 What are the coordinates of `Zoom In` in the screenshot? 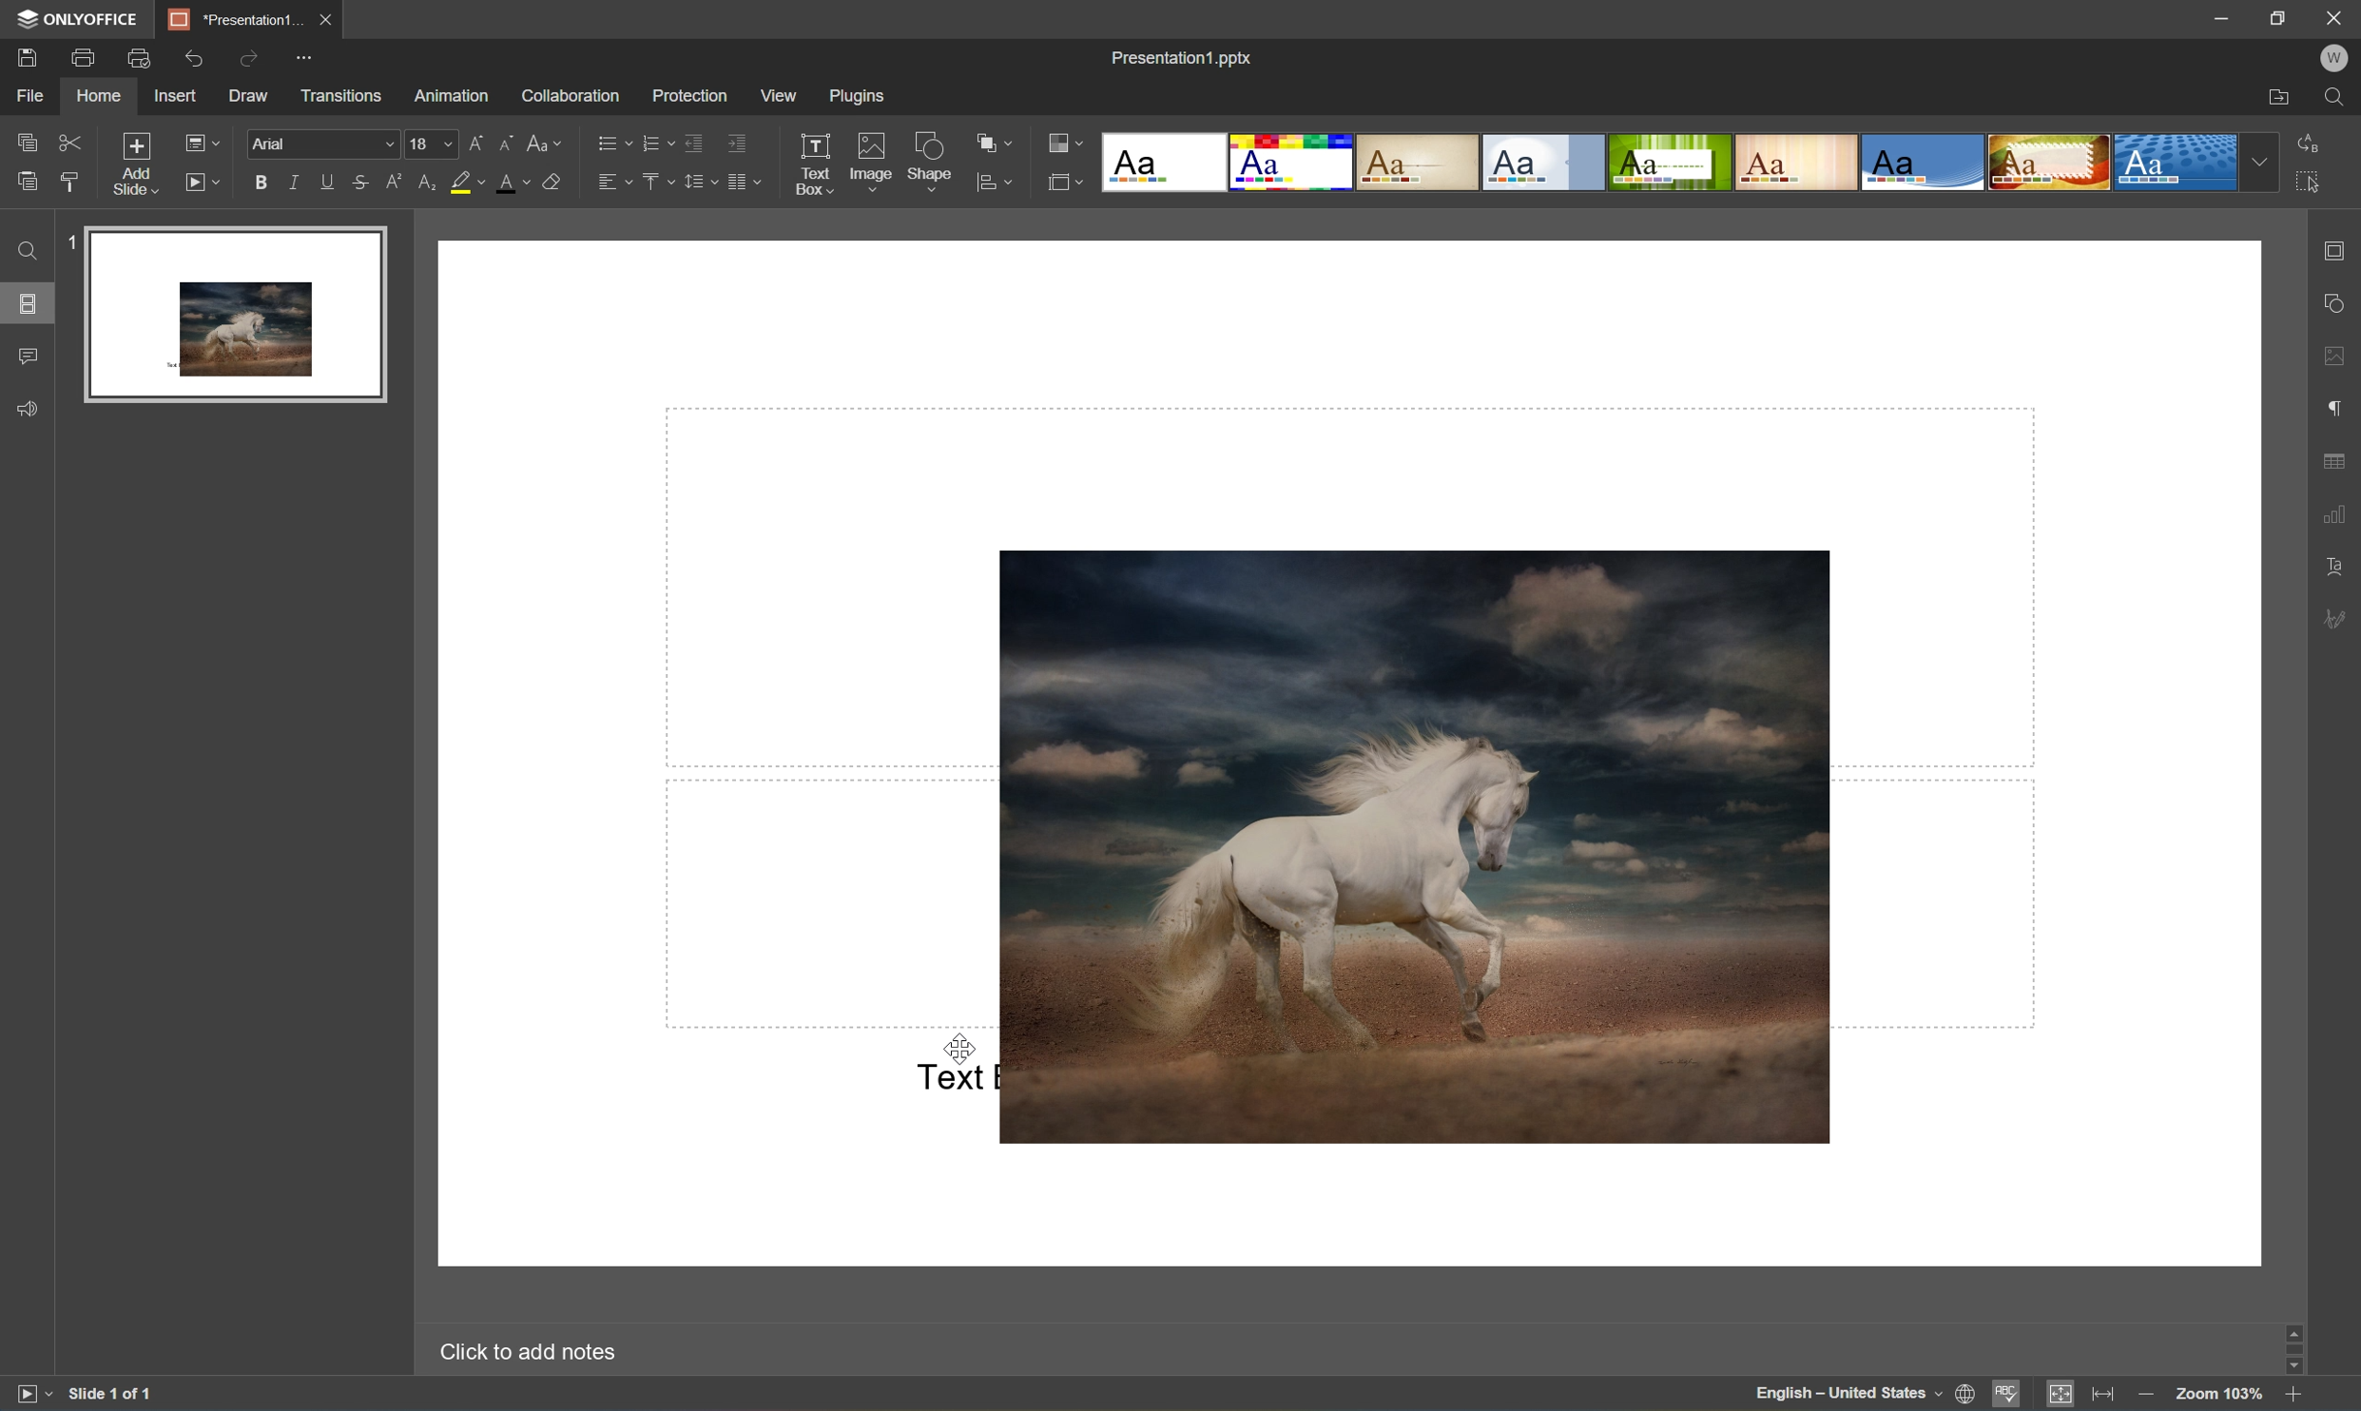 It's located at (2294, 1397).